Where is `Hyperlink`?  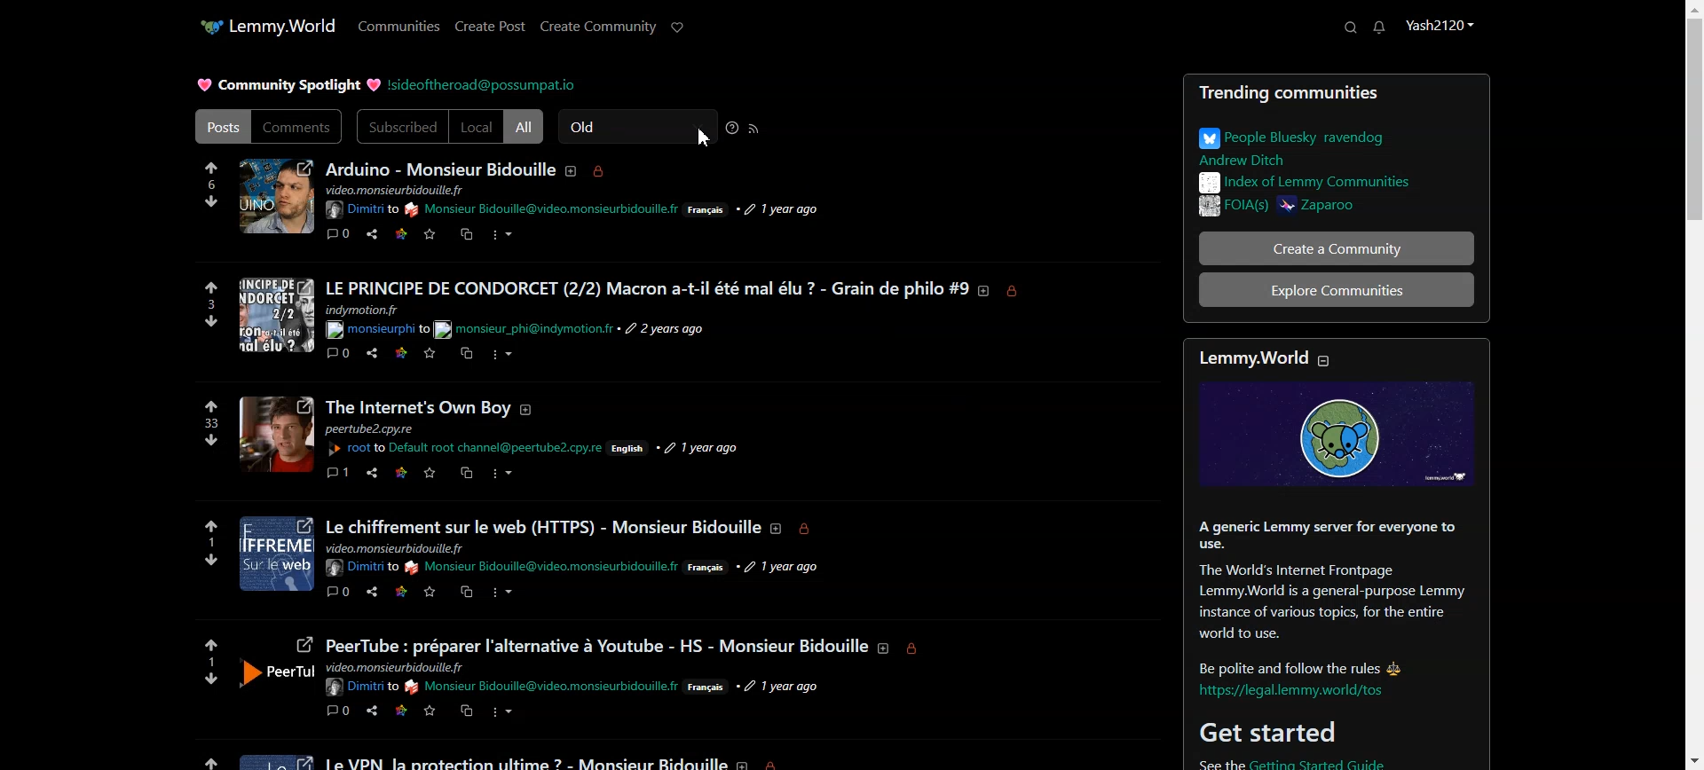
Hyperlink is located at coordinates (482, 84).